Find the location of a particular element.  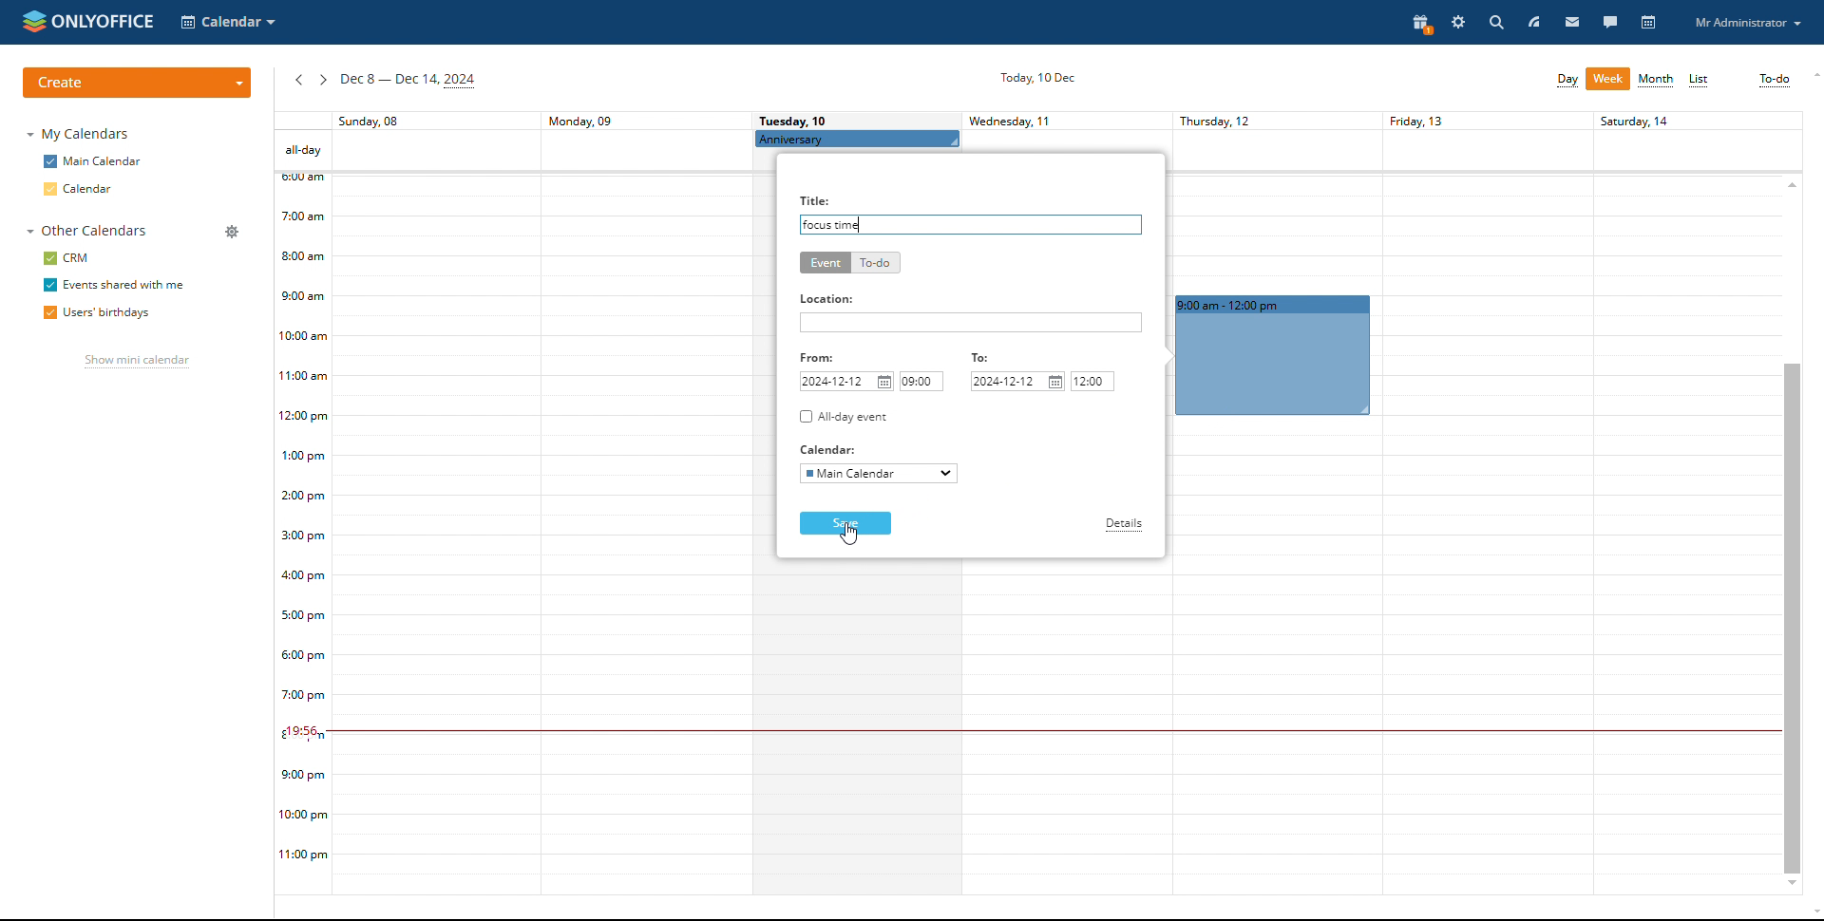

scroll down is located at coordinates (1813, 914).